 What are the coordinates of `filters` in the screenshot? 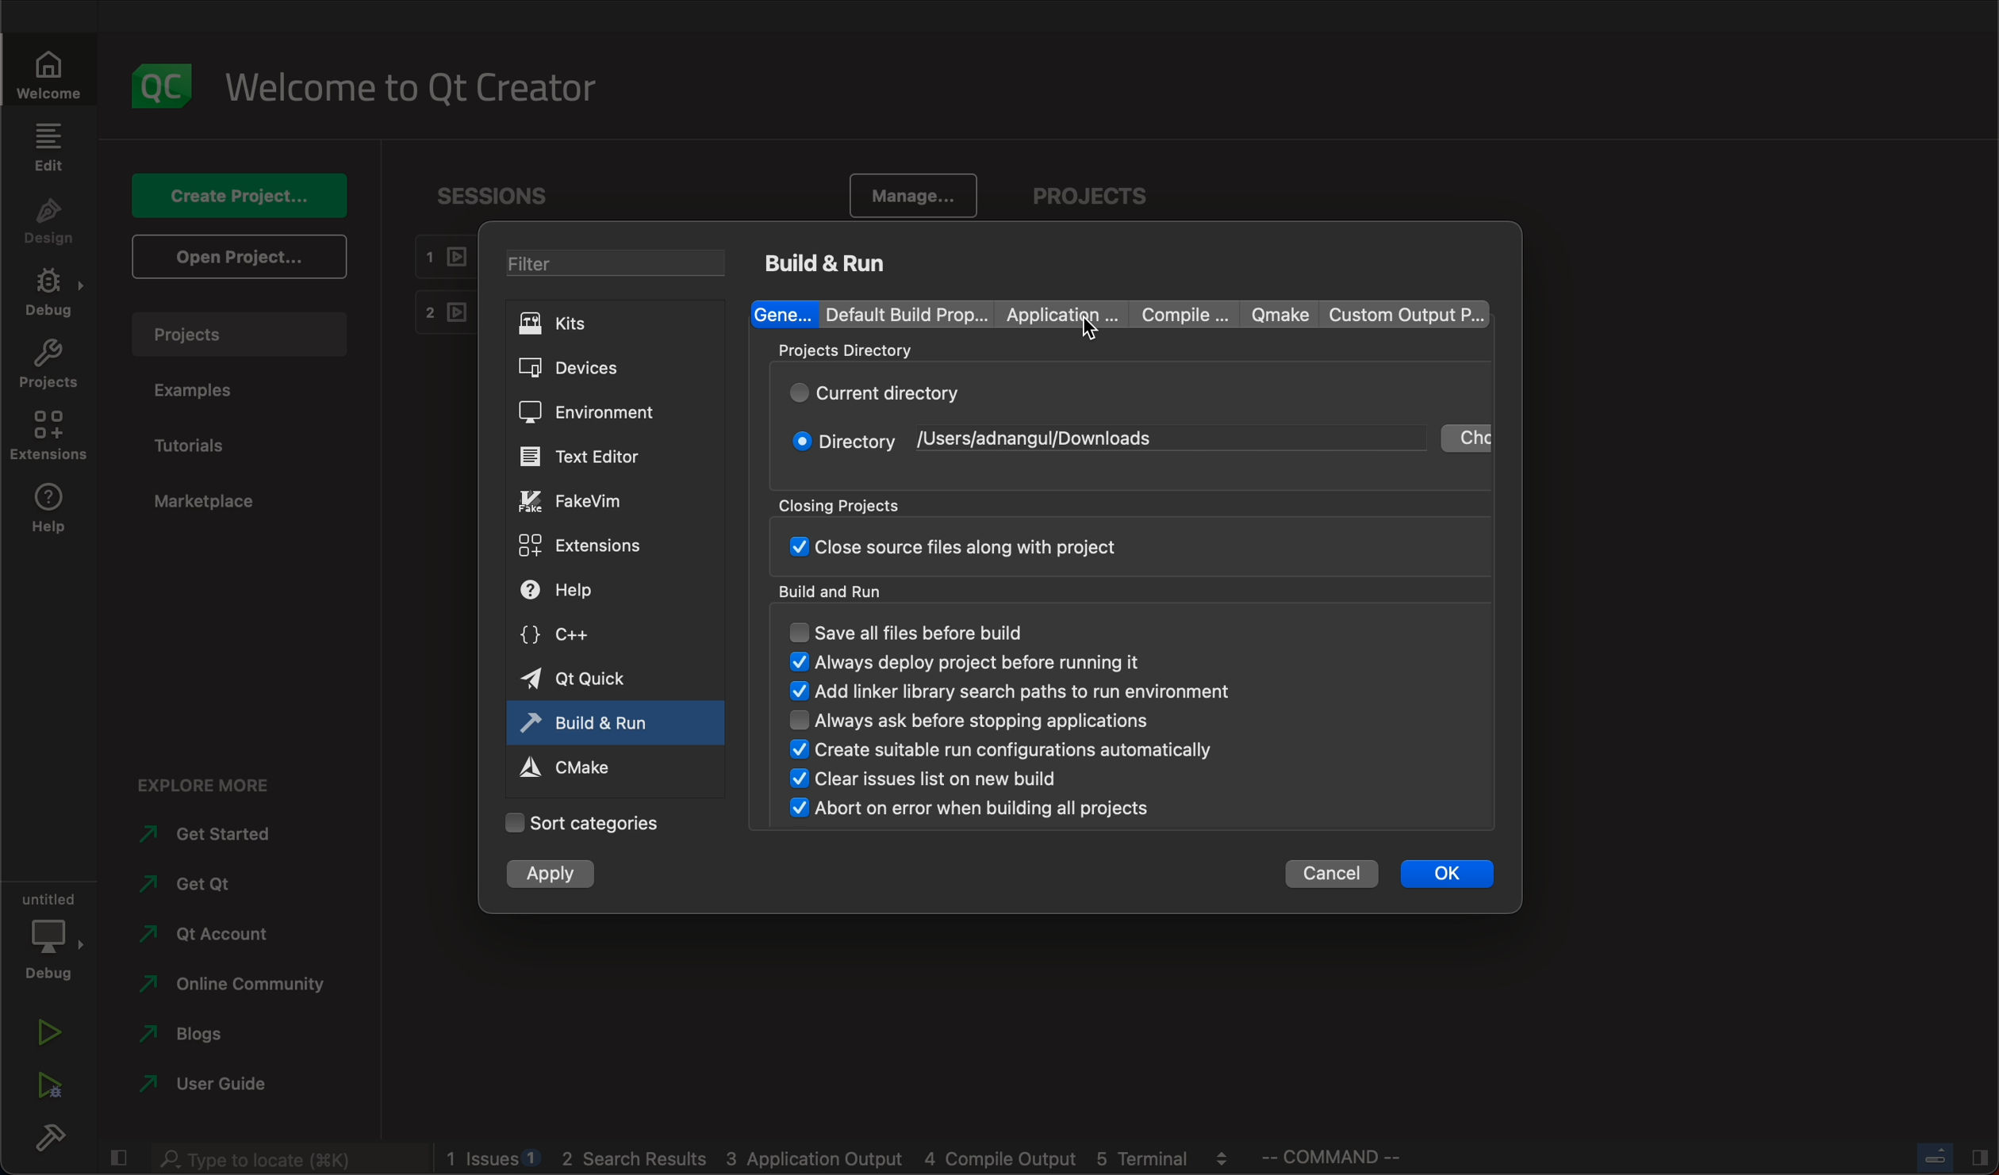 It's located at (616, 264).